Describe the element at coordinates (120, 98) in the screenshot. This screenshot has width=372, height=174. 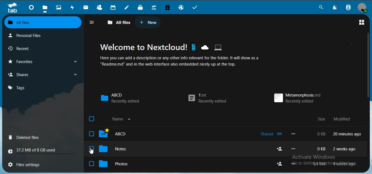
I see `ABCD recently edited` at that location.